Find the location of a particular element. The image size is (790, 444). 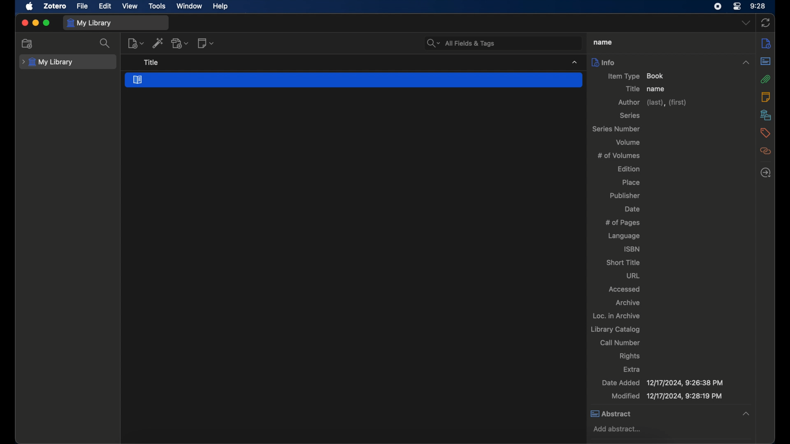

short title is located at coordinates (623, 262).